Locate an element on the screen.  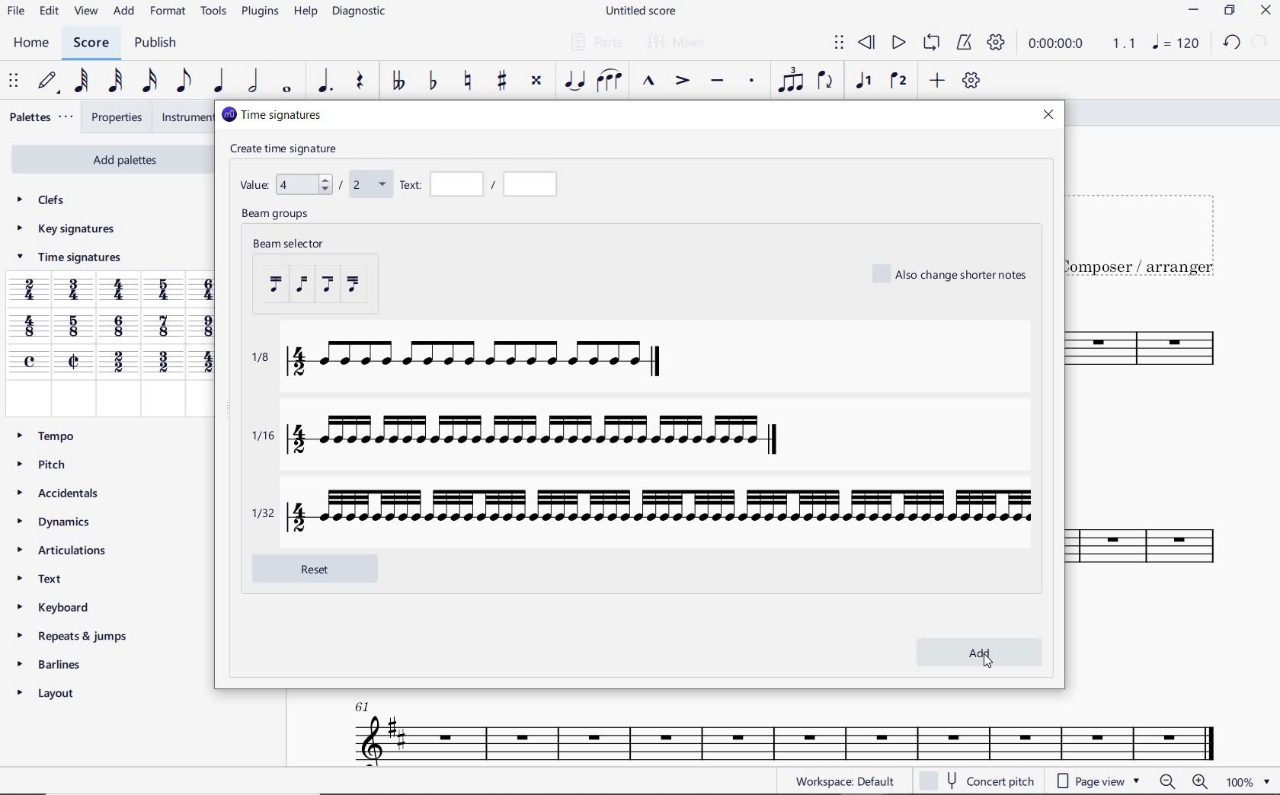
FILE NAME is located at coordinates (642, 13).